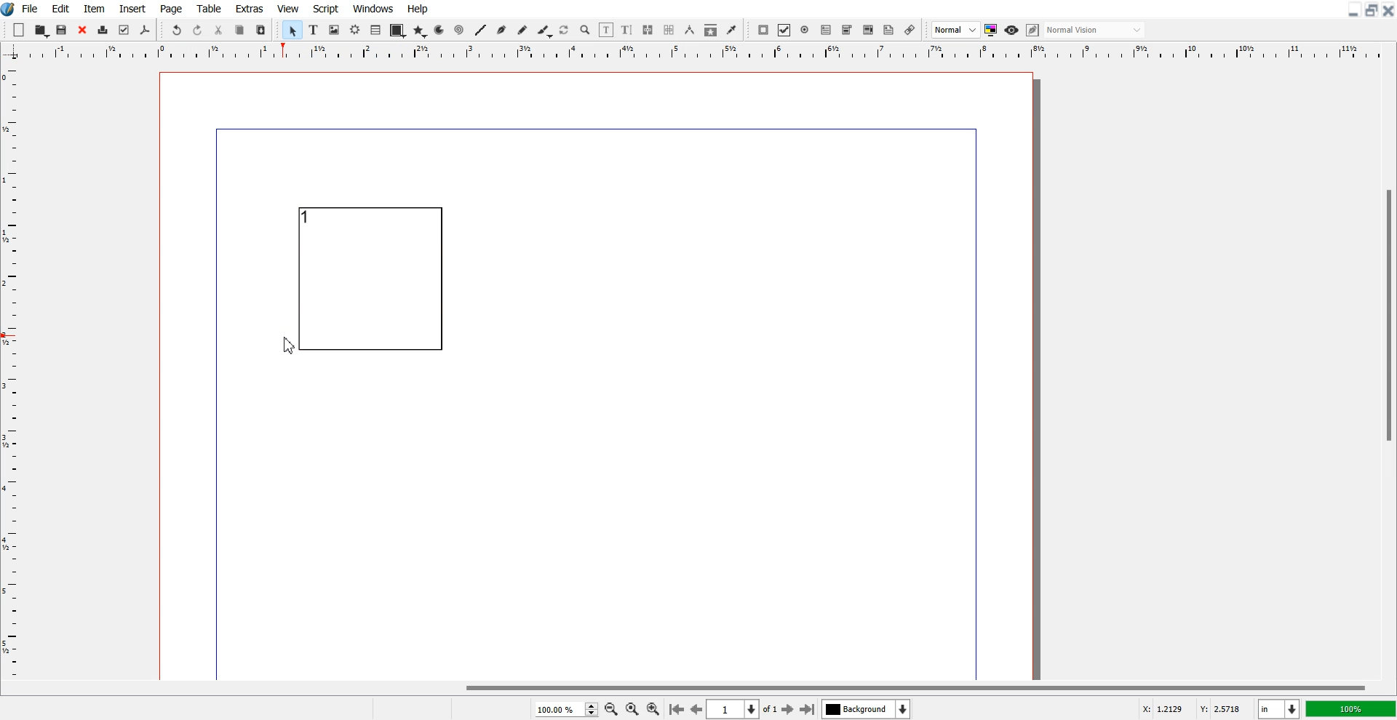 The width and height of the screenshot is (1397, 720). I want to click on 100%, so click(1352, 708).